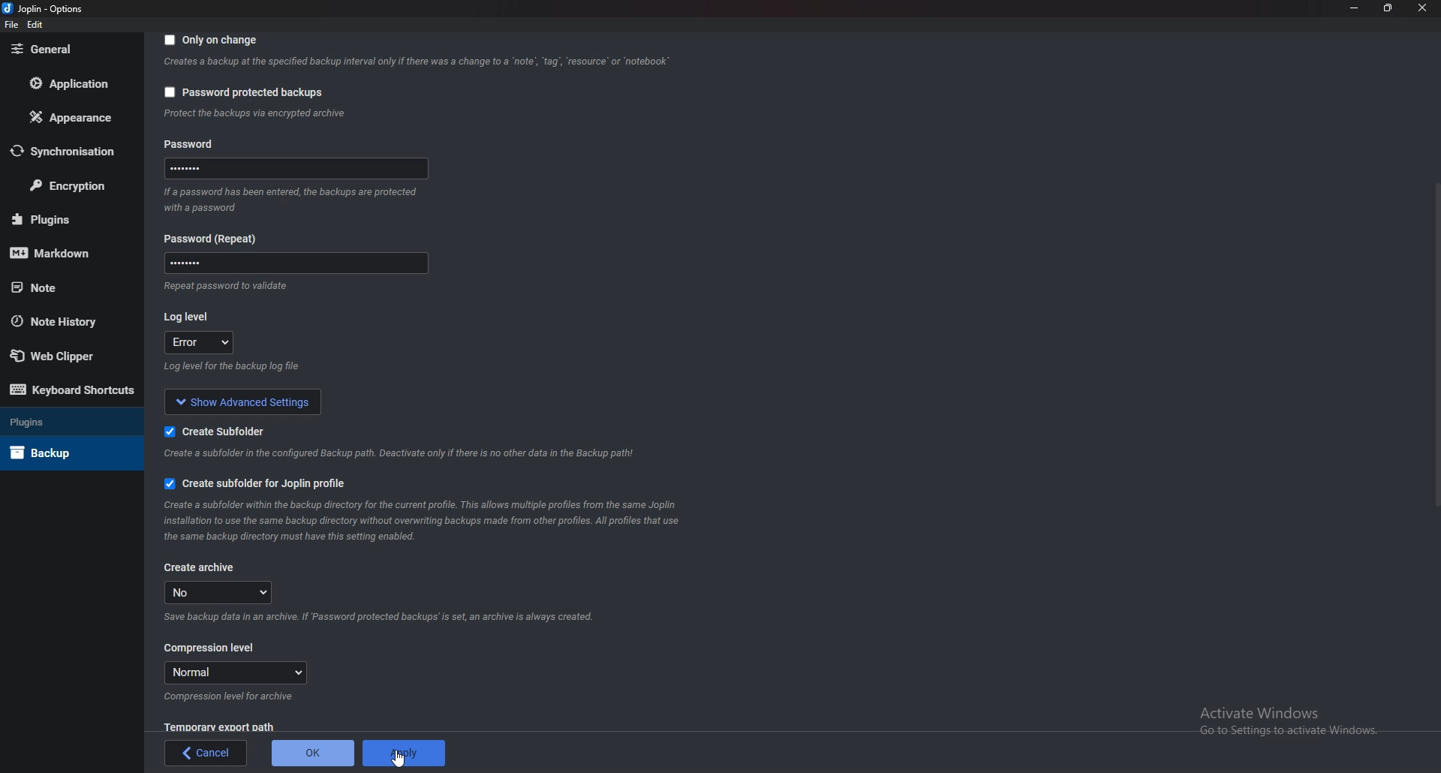  What do you see at coordinates (207, 753) in the screenshot?
I see `back` at bounding box center [207, 753].